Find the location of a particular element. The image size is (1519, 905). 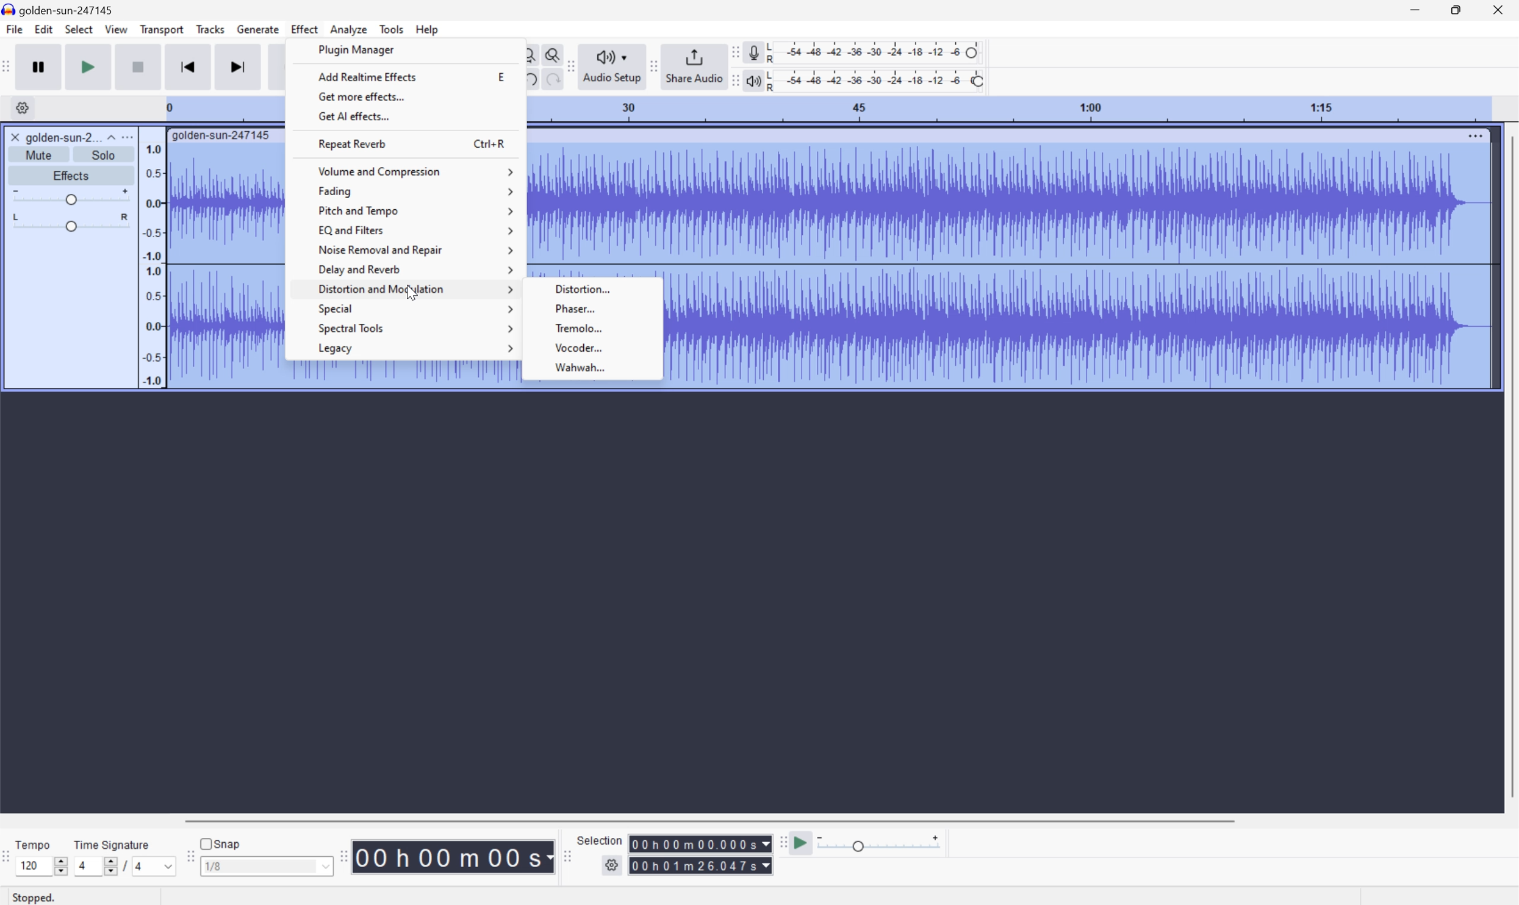

More is located at coordinates (1473, 134).